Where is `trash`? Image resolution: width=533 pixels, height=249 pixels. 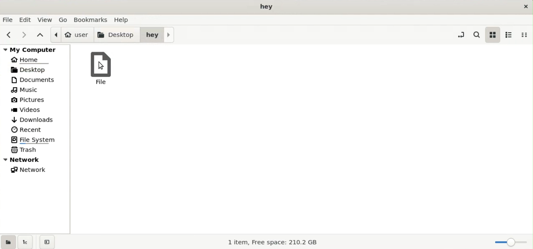
trash is located at coordinates (25, 149).